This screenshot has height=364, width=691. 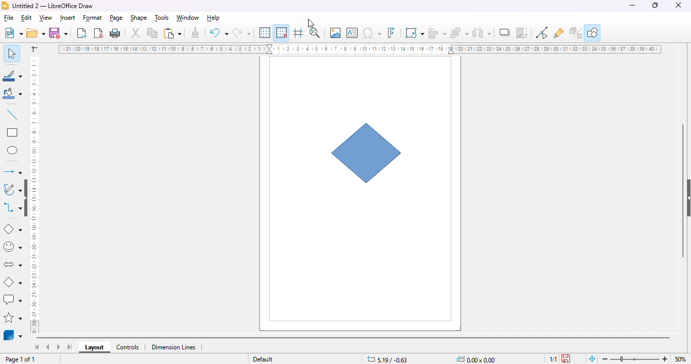 I want to click on layout, so click(x=96, y=347).